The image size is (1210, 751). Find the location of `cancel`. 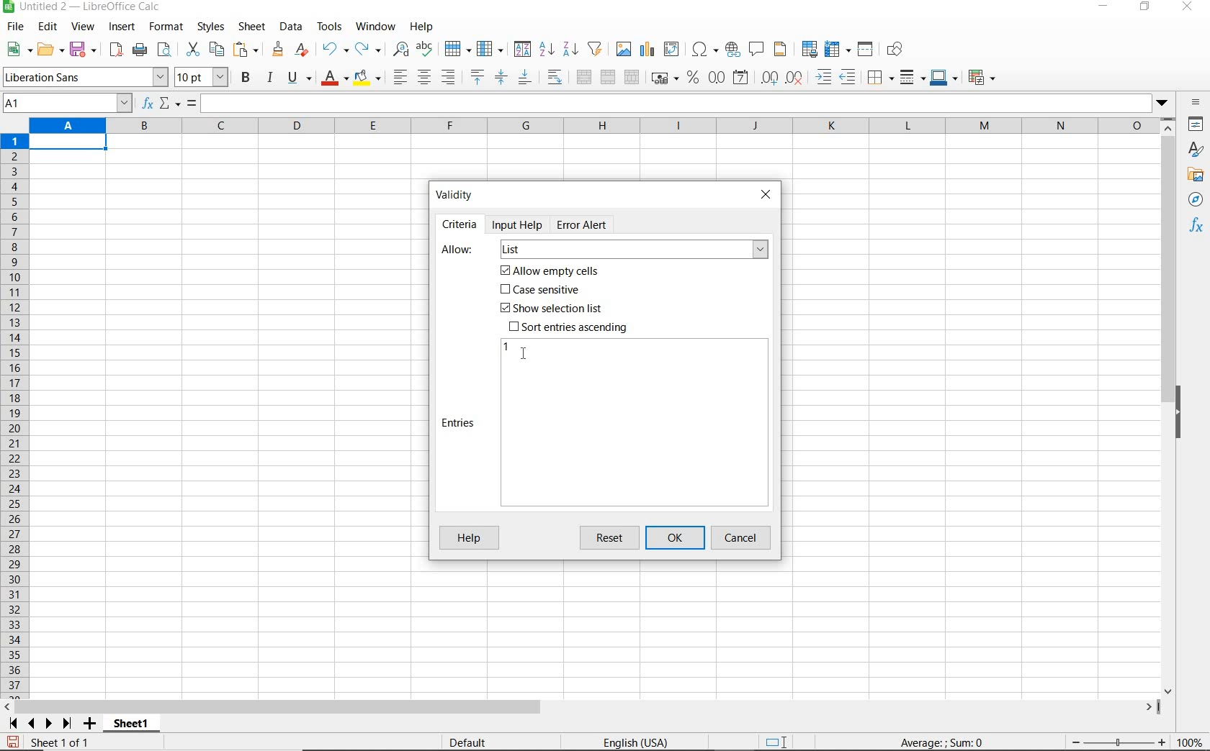

cancel is located at coordinates (743, 538).